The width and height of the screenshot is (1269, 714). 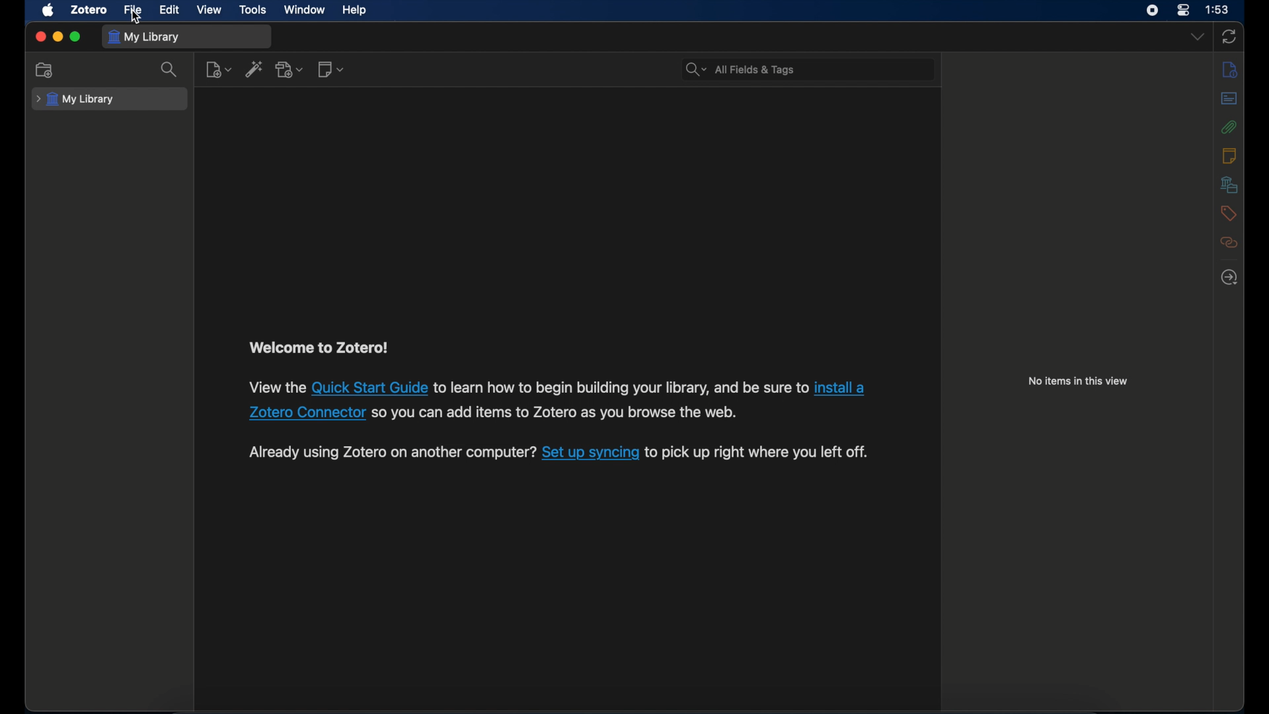 I want to click on control center, so click(x=1182, y=11).